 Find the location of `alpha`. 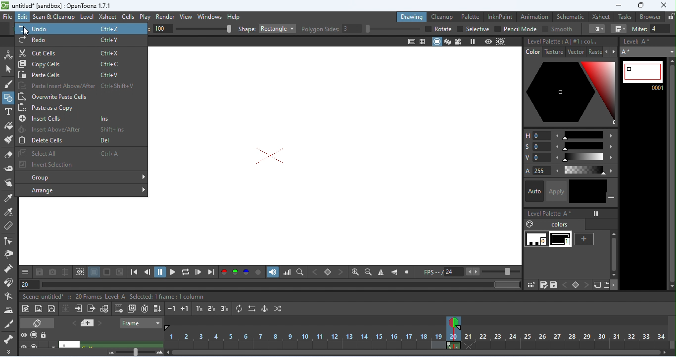

alpha is located at coordinates (569, 172).